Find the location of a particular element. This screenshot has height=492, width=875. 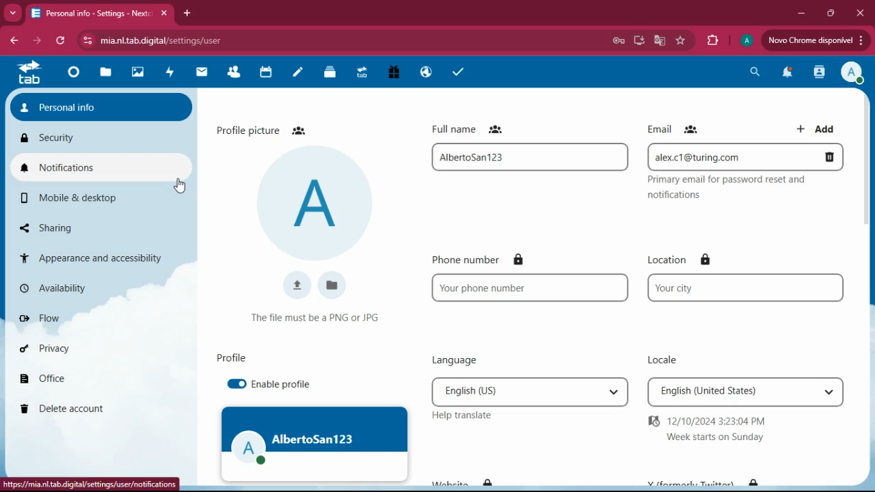

email is located at coordinates (746, 156).